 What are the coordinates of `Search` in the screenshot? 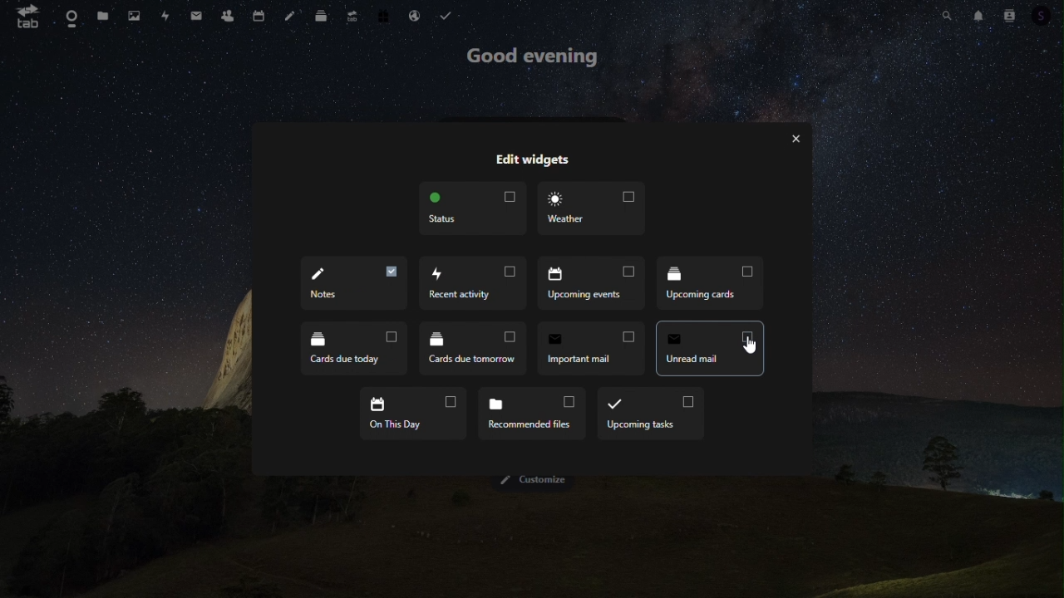 It's located at (947, 14).